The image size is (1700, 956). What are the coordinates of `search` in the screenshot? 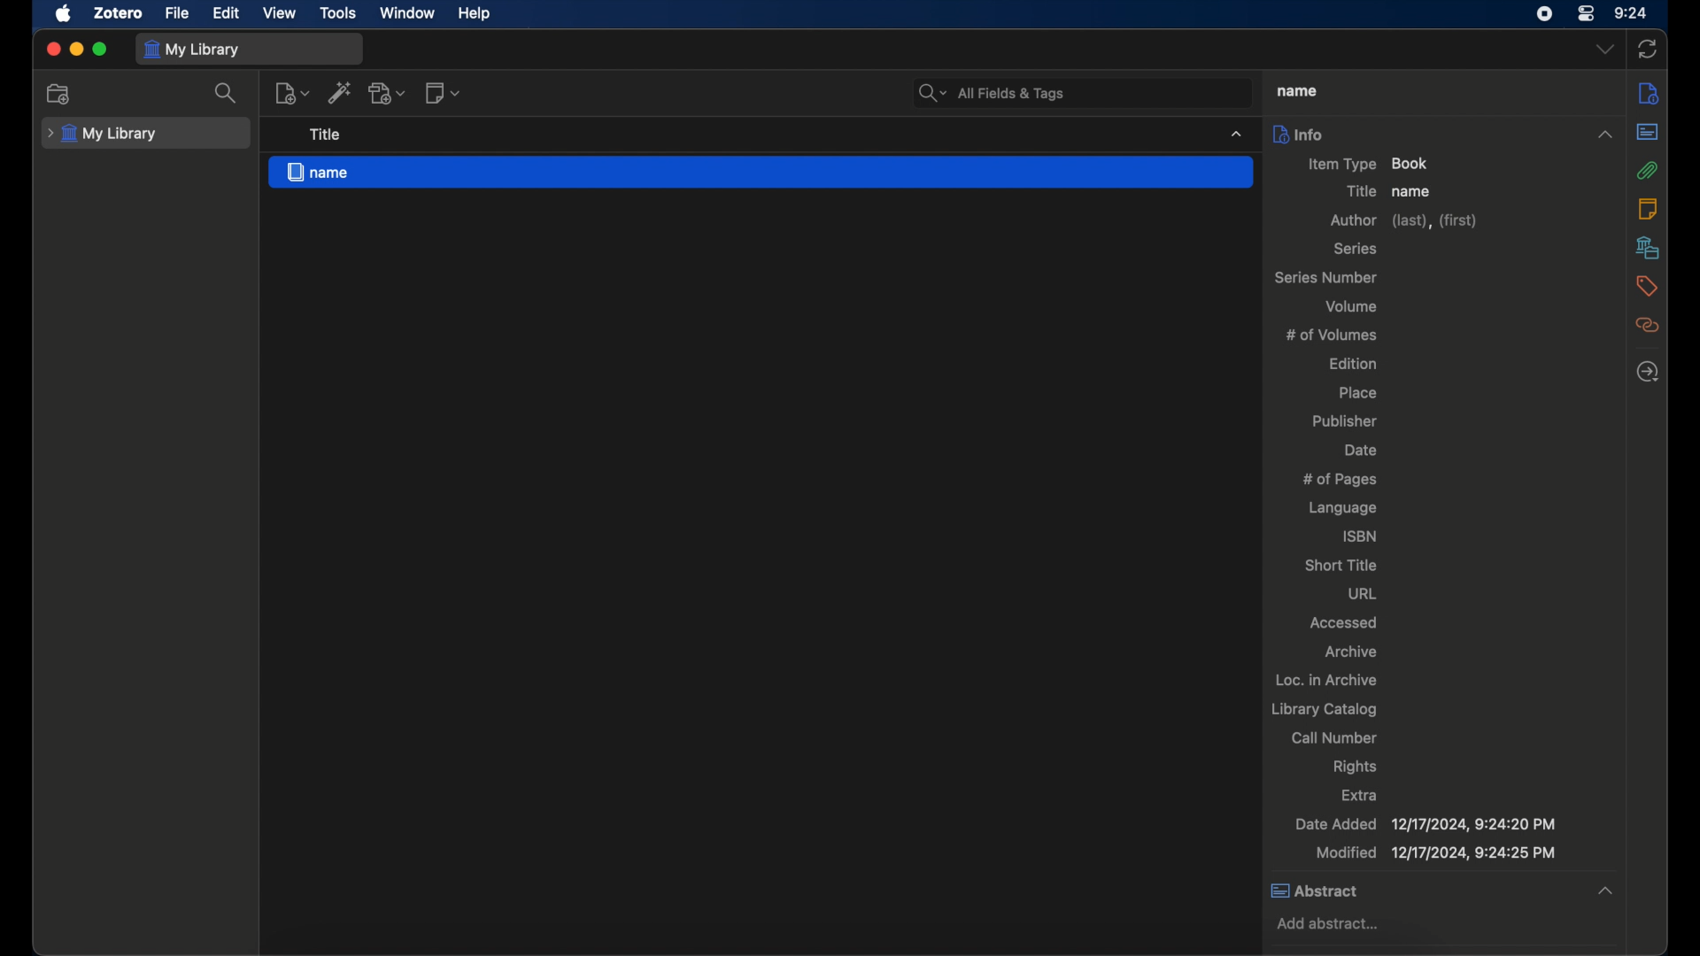 It's located at (994, 93).